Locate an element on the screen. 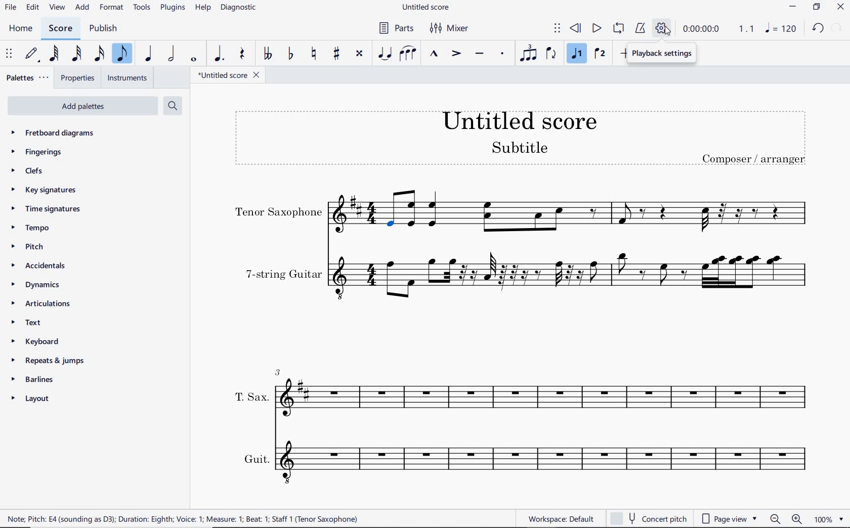  FINGERINGS is located at coordinates (37, 152).